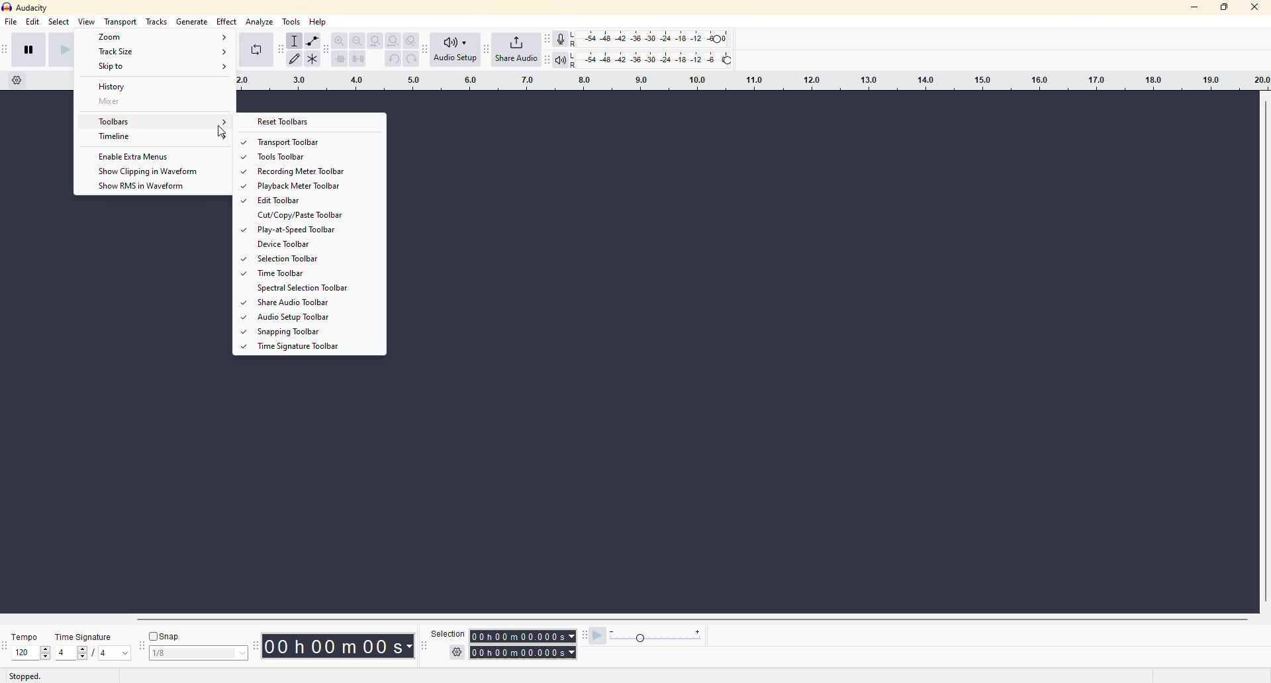 The image size is (1271, 683). I want to click on selection, so click(447, 633).